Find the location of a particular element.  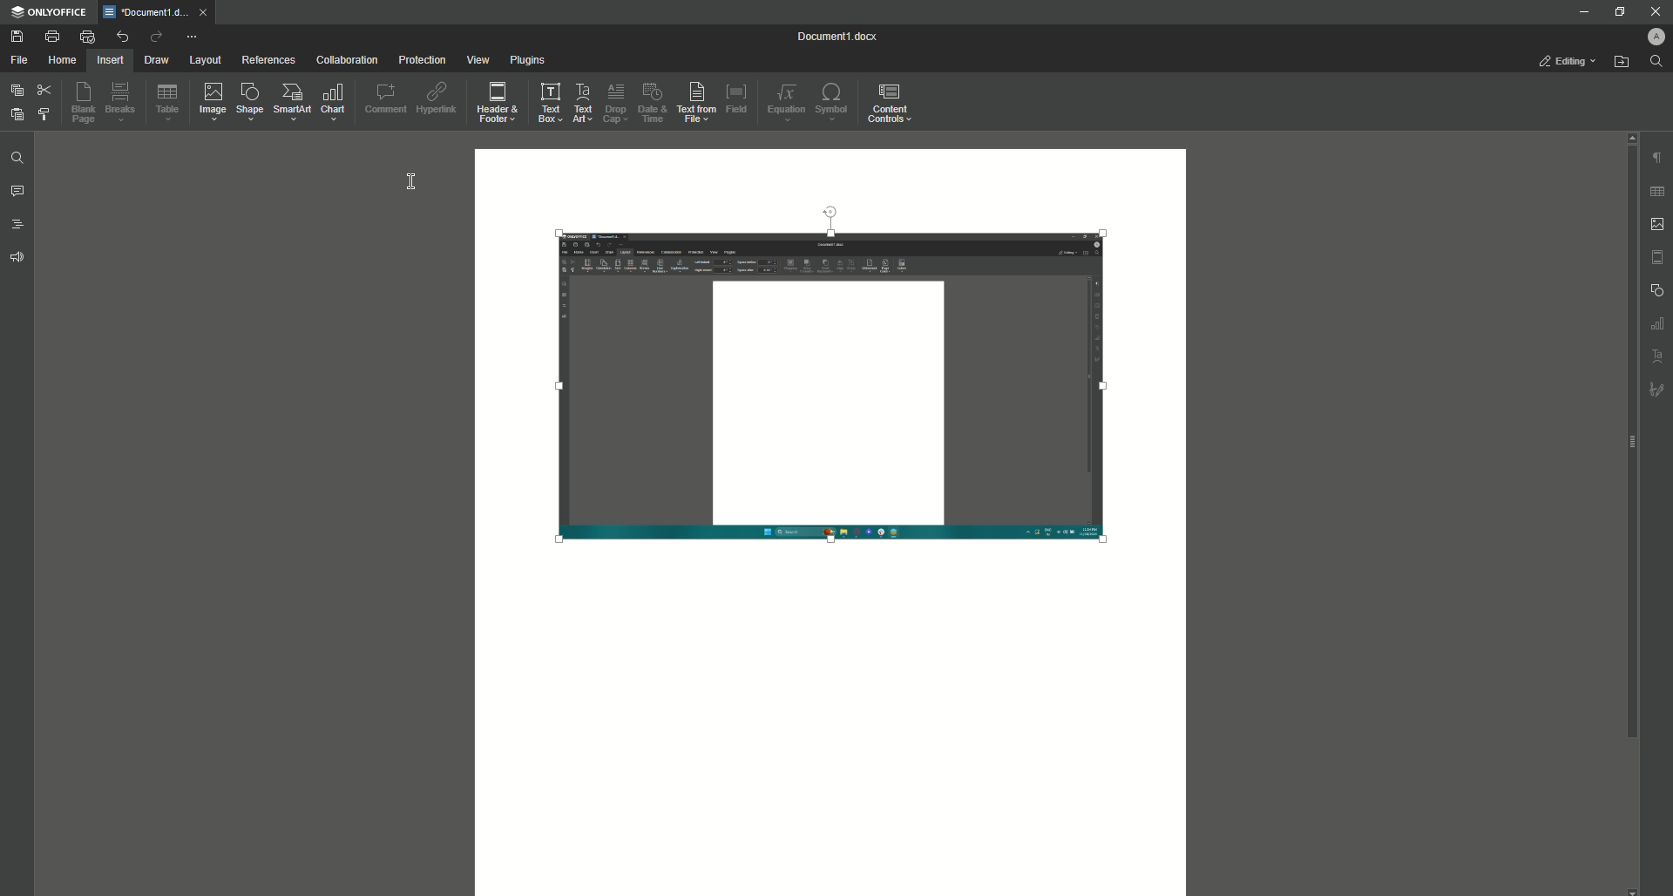

Content Controls is located at coordinates (894, 106).